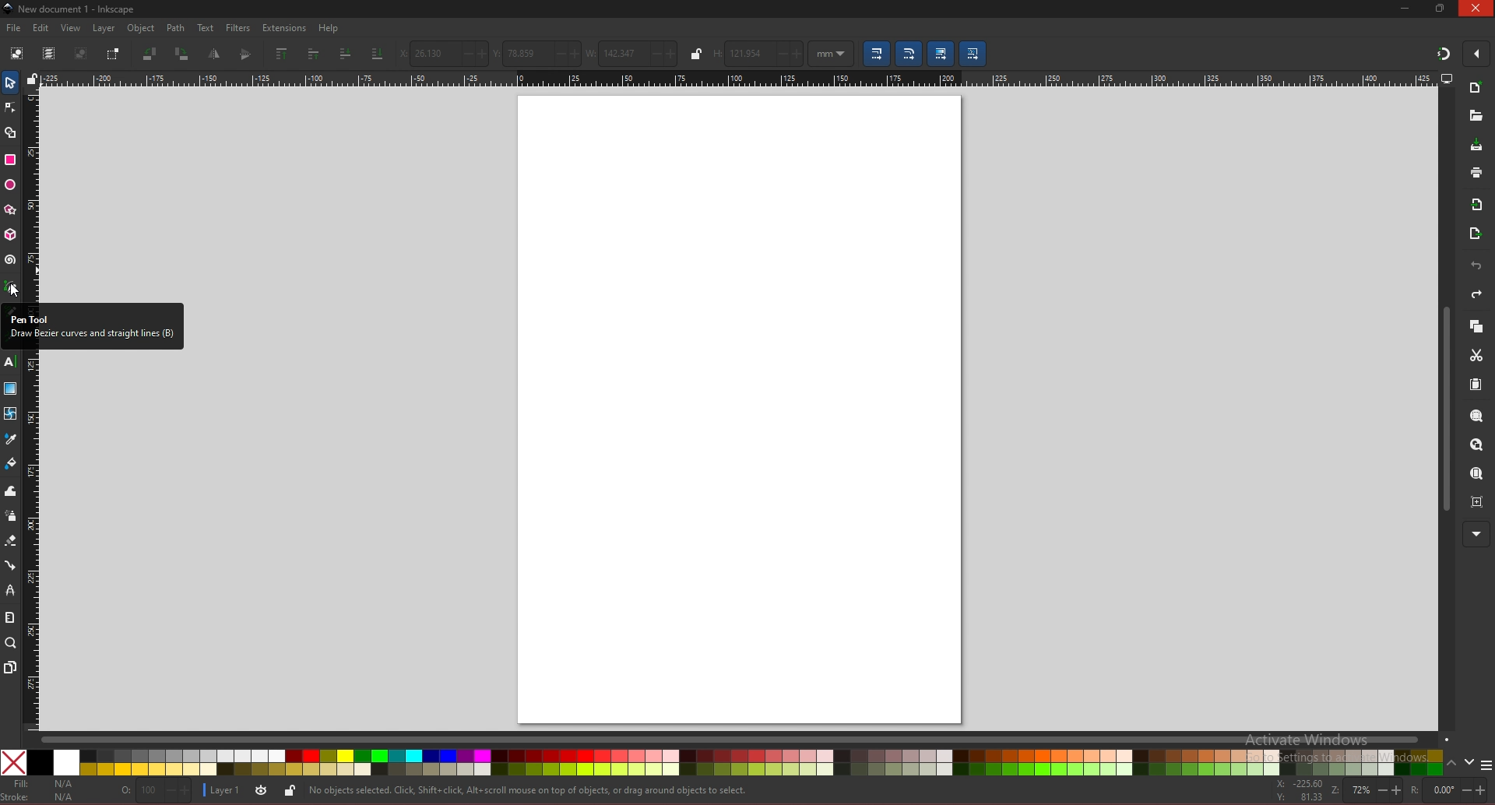 Image resolution: width=1495 pixels, height=805 pixels. I want to click on width, so click(631, 52).